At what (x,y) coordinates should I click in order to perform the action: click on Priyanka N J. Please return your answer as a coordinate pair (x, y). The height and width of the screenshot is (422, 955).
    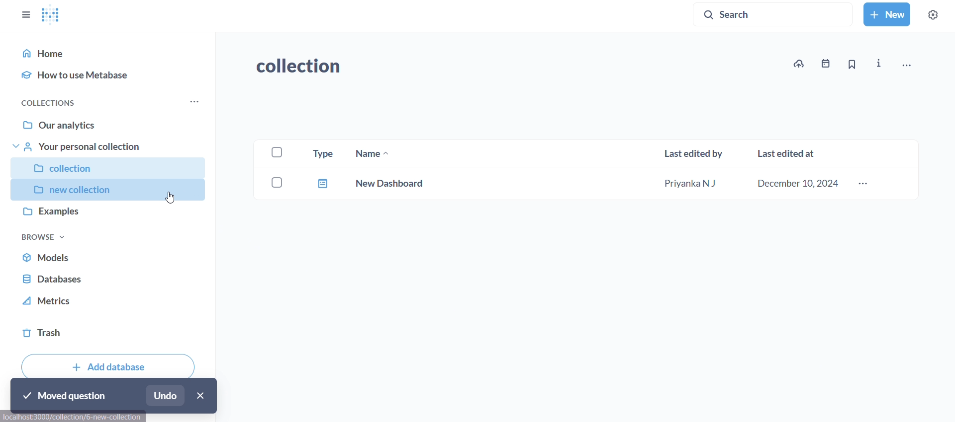
    Looking at the image, I should click on (690, 184).